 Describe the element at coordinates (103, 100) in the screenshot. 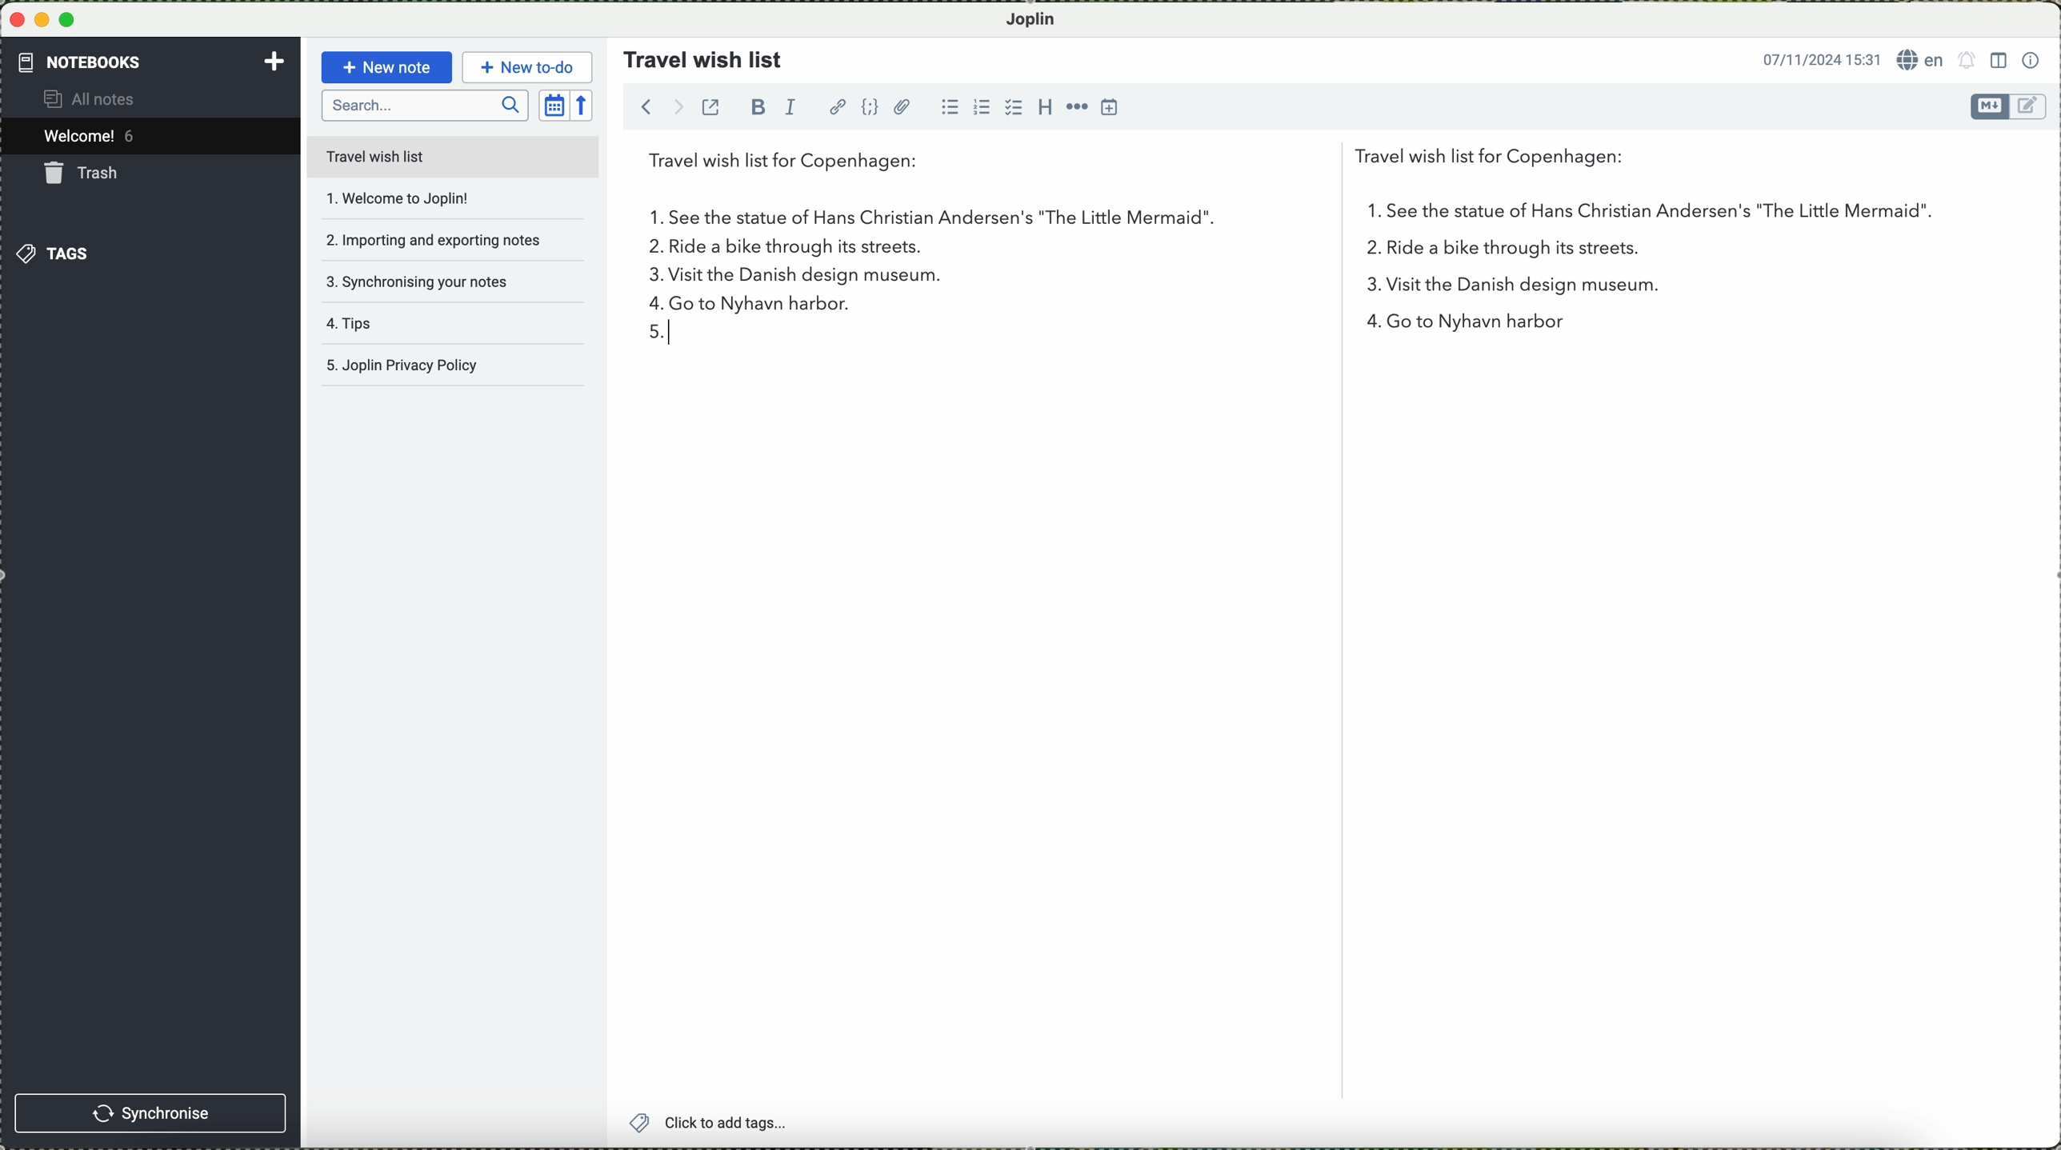

I see `all notes` at that location.